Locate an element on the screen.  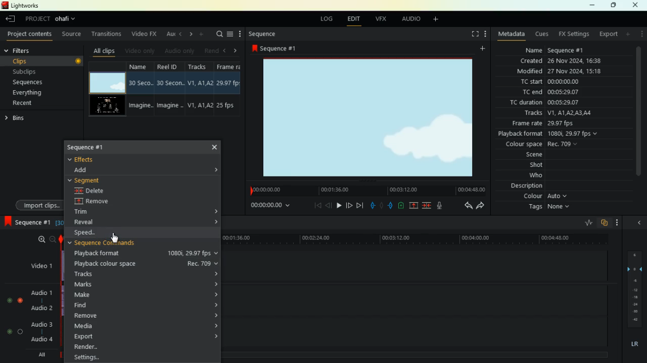
frame rate is located at coordinates (543, 124).